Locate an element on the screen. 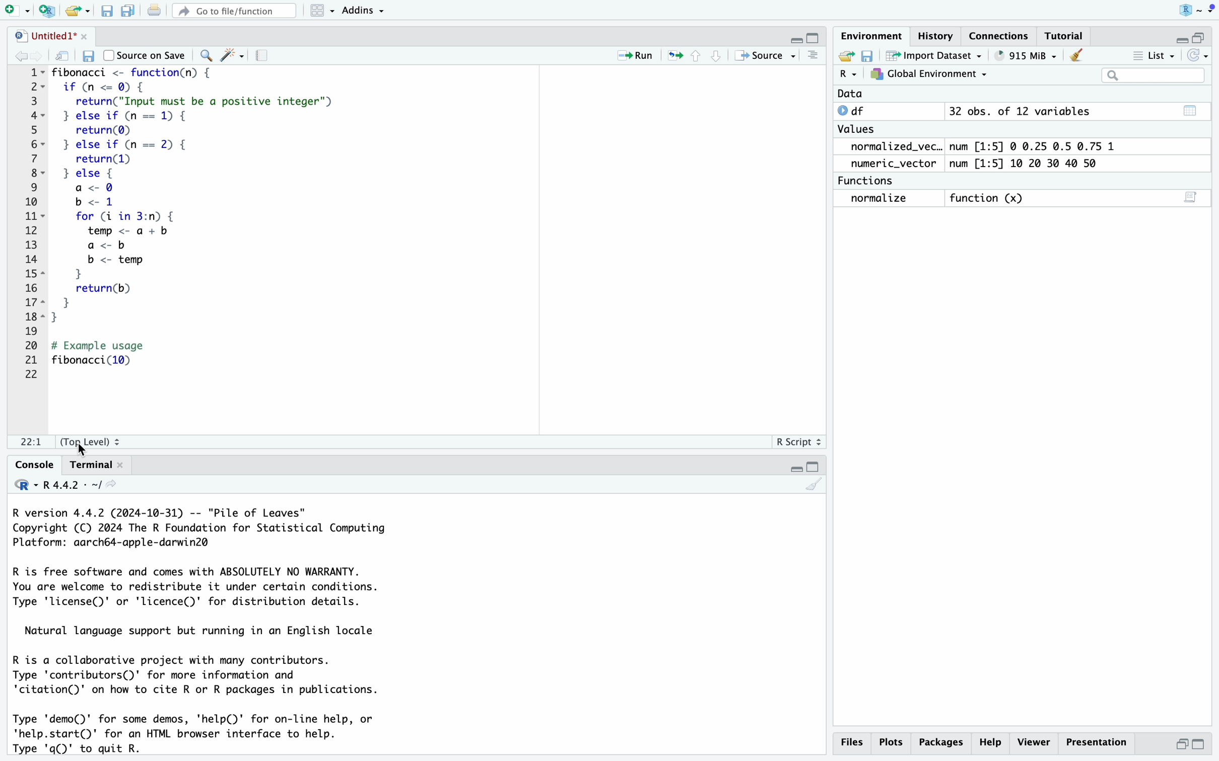 The image size is (1219, 761). R Script is located at coordinates (799, 442).